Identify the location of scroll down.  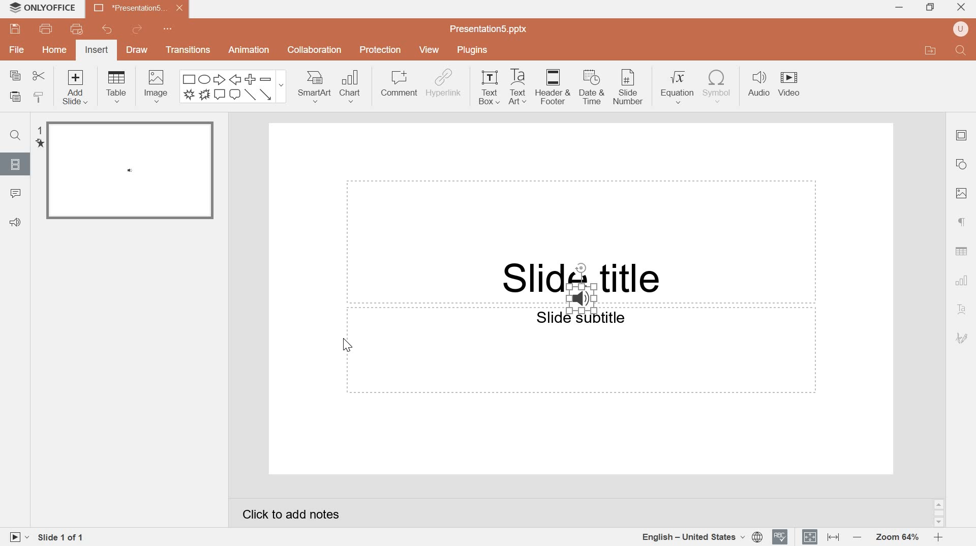
(939, 523).